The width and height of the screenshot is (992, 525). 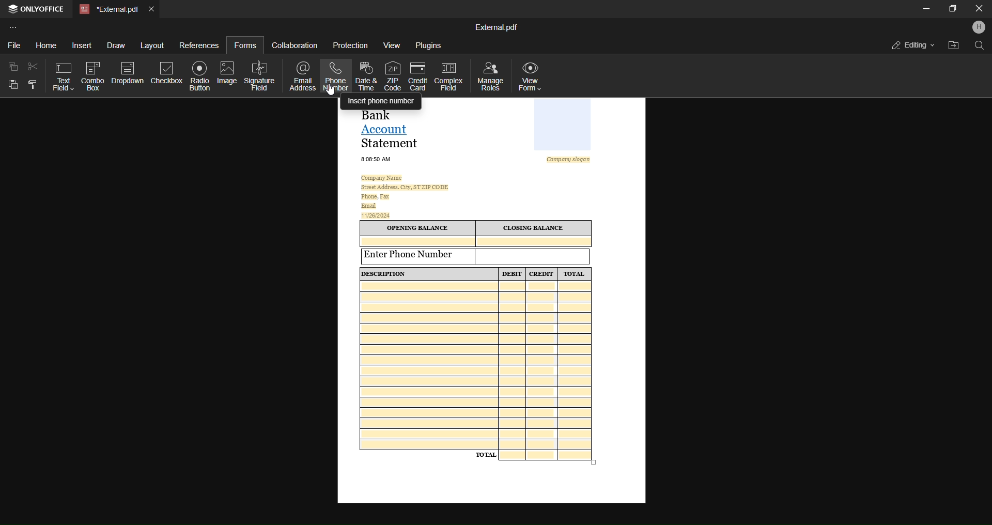 What do you see at coordinates (979, 46) in the screenshot?
I see `find` at bounding box center [979, 46].